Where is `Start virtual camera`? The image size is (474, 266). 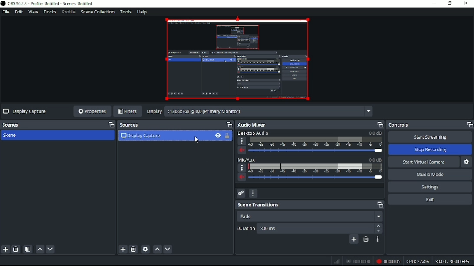
Start virtual camera is located at coordinates (424, 162).